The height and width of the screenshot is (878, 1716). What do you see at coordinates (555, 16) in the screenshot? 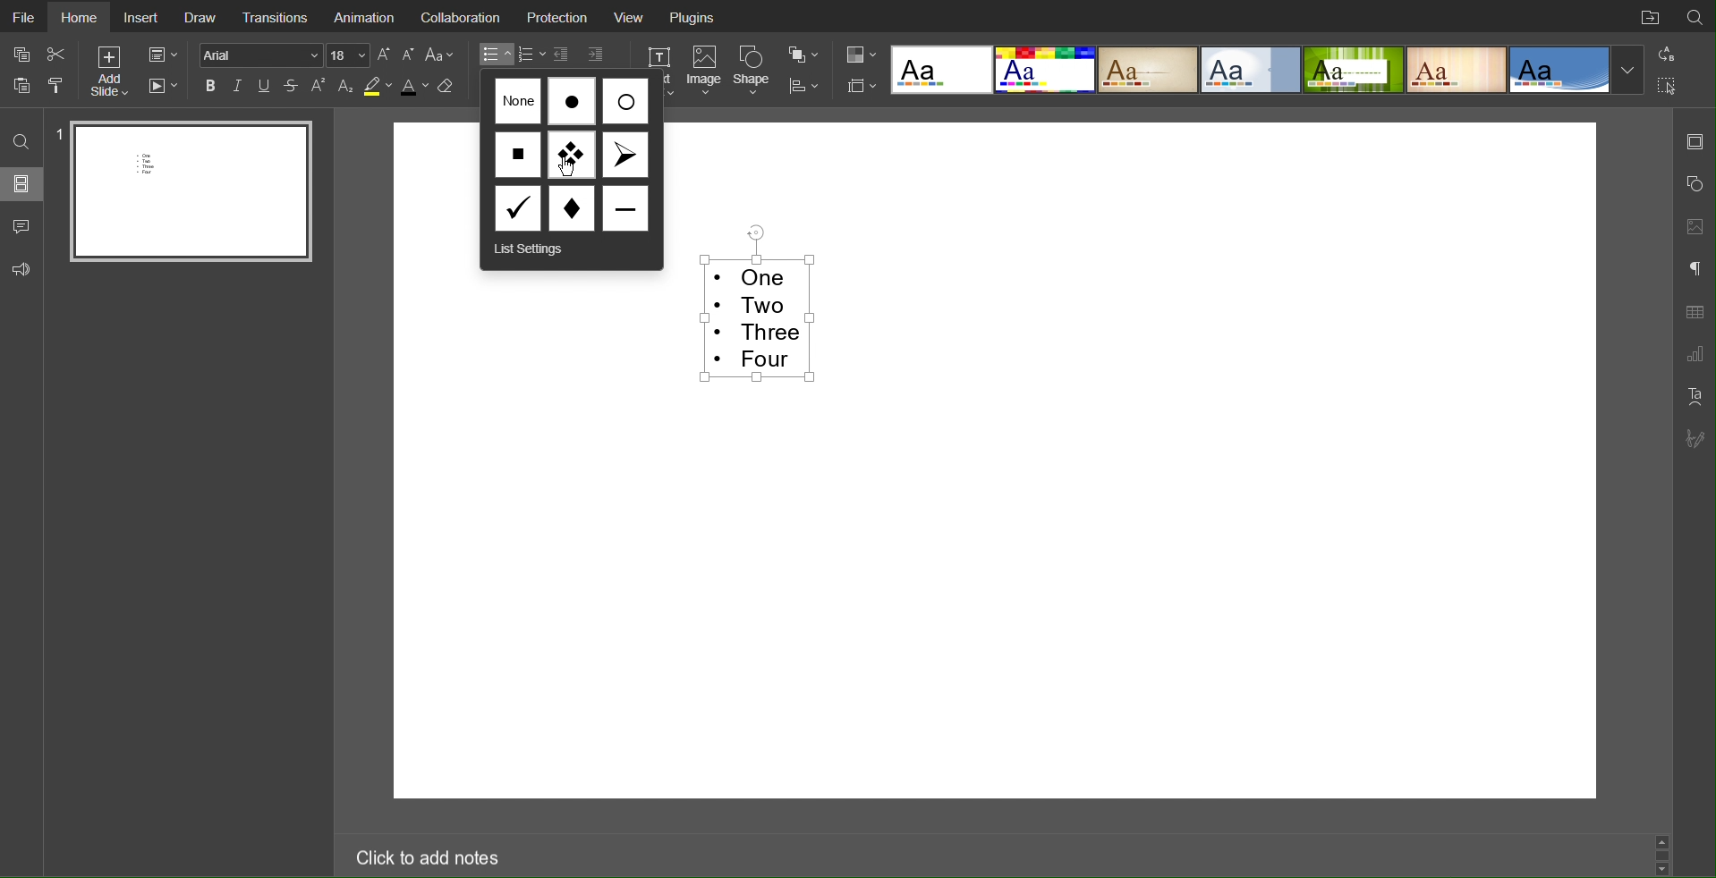
I see `Protection` at bounding box center [555, 16].